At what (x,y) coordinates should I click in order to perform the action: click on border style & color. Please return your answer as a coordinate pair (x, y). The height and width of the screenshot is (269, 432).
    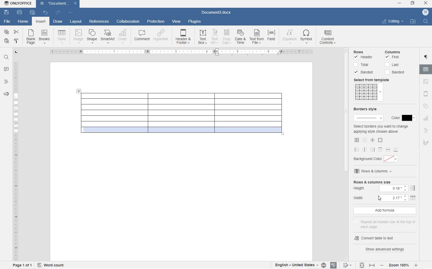
    Looking at the image, I should click on (367, 114).